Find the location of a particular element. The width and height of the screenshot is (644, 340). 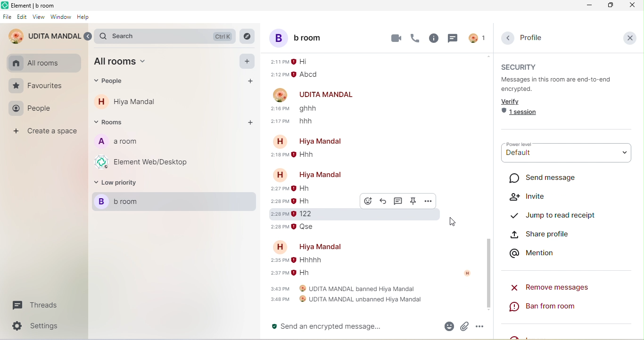

threads is located at coordinates (452, 38).